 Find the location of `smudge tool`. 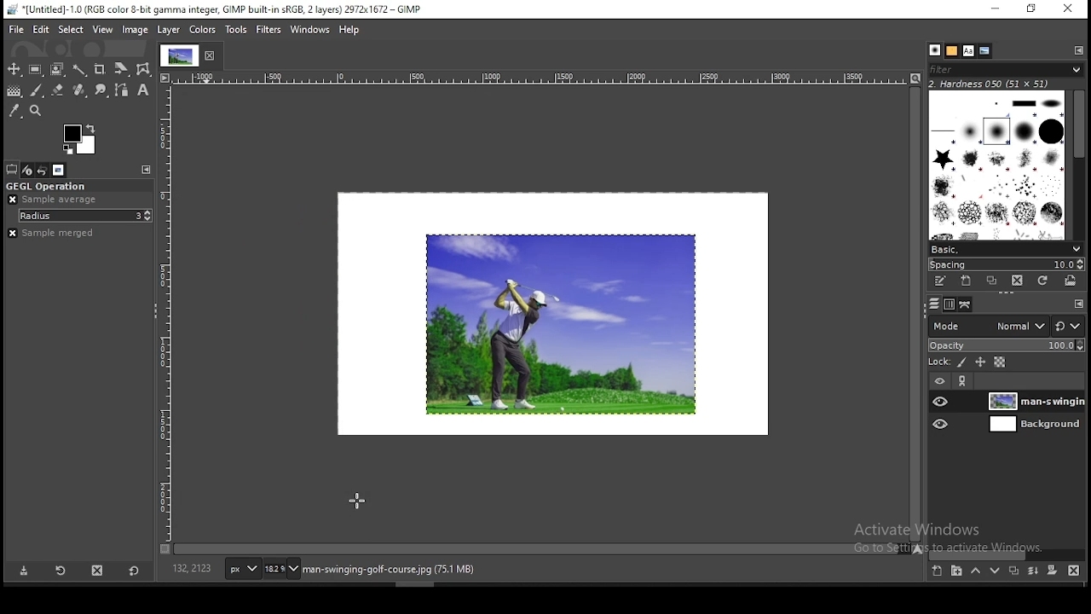

smudge tool is located at coordinates (106, 90).